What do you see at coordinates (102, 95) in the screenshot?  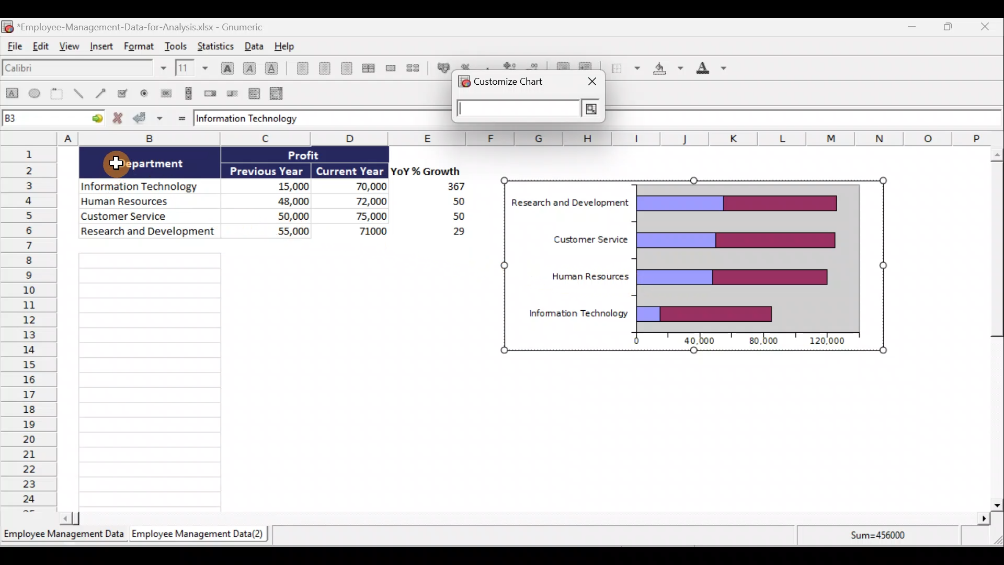 I see `Create an arrow object` at bounding box center [102, 95].